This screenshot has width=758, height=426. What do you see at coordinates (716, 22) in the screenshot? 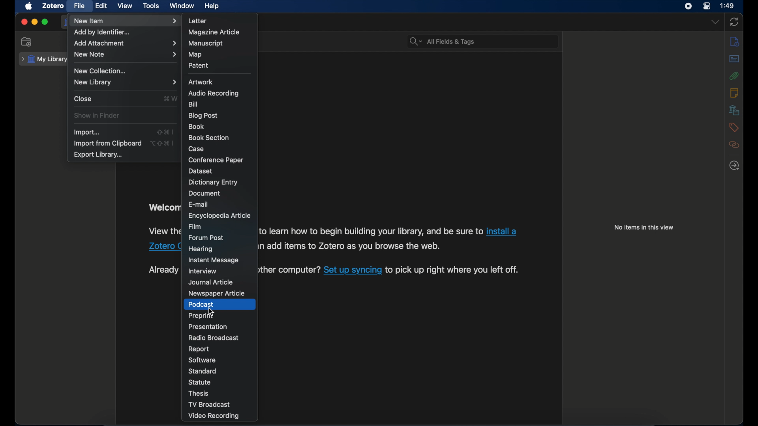
I see `dropdown` at bounding box center [716, 22].